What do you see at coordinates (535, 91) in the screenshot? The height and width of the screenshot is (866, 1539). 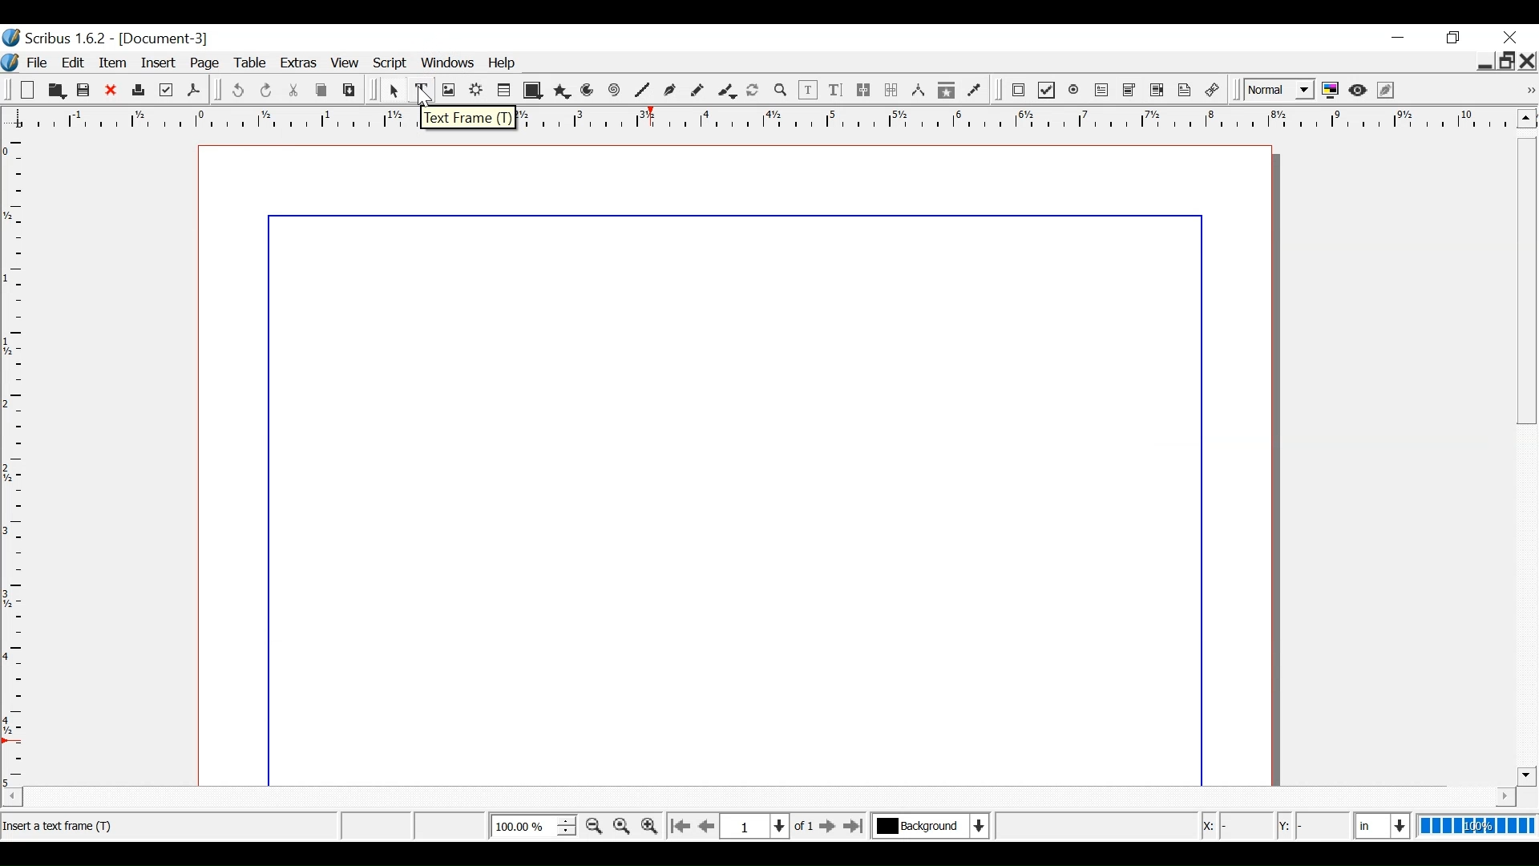 I see `Shape ` at bounding box center [535, 91].